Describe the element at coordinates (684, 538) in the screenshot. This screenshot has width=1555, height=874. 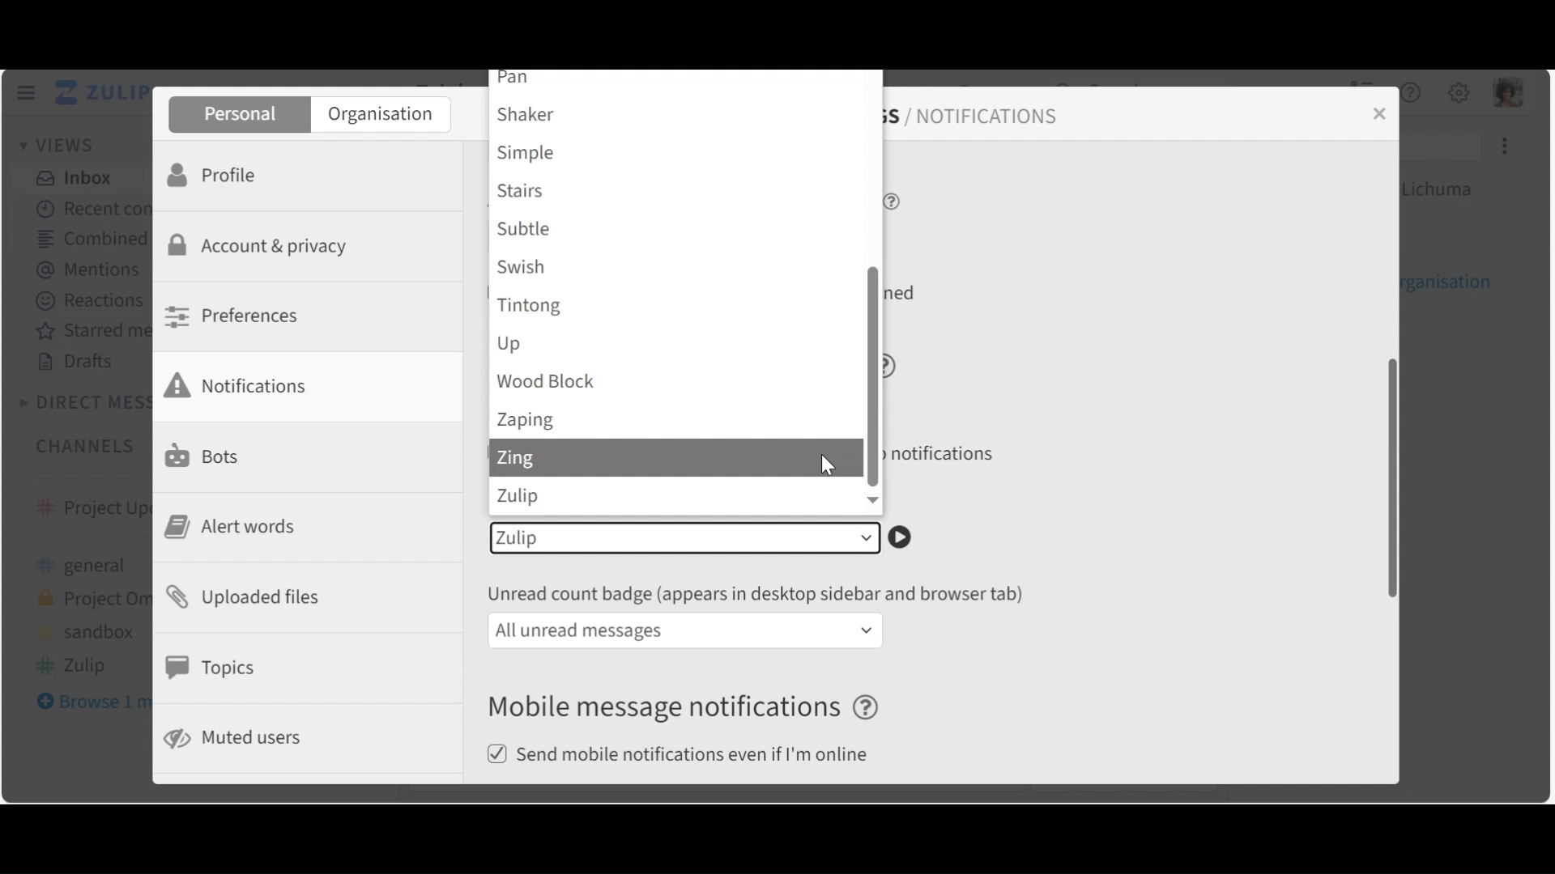
I see `Notification sound dropdown menu` at that location.